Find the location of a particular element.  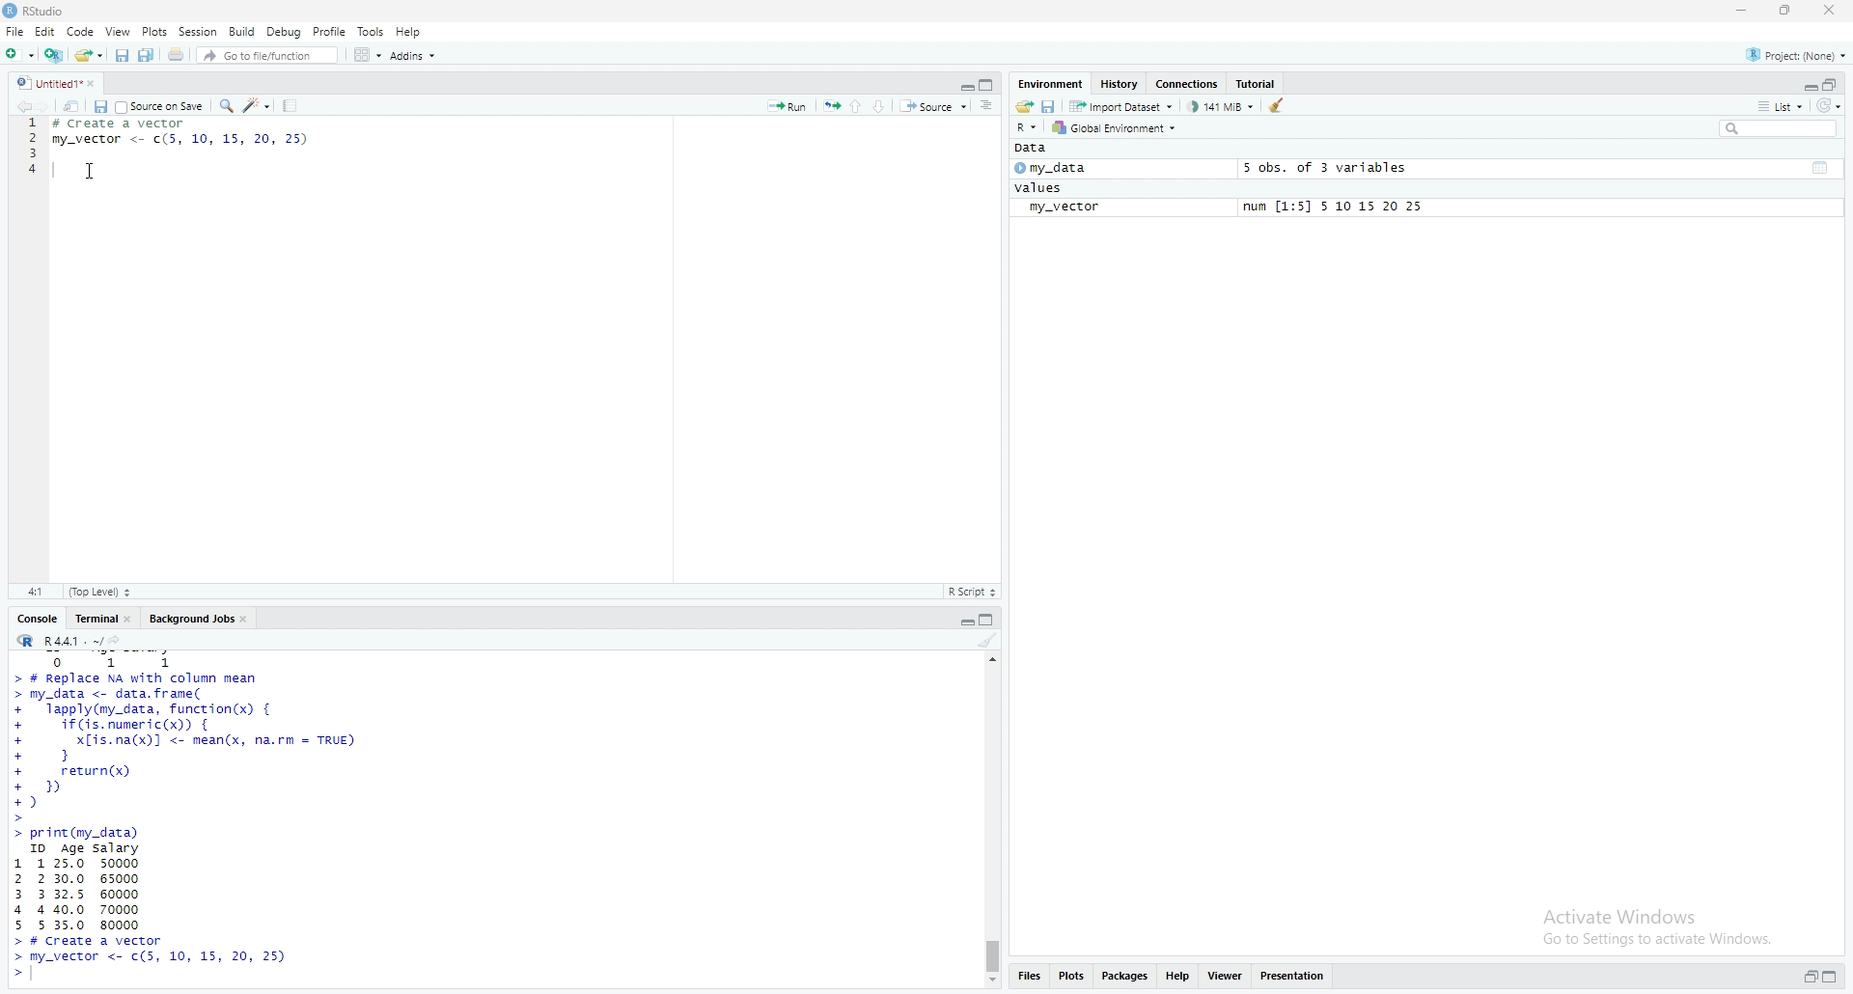

untitled1 is located at coordinates (59, 83).